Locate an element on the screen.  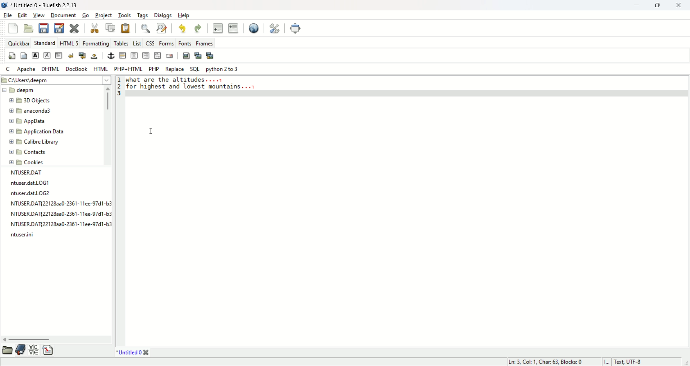
center is located at coordinates (134, 55).